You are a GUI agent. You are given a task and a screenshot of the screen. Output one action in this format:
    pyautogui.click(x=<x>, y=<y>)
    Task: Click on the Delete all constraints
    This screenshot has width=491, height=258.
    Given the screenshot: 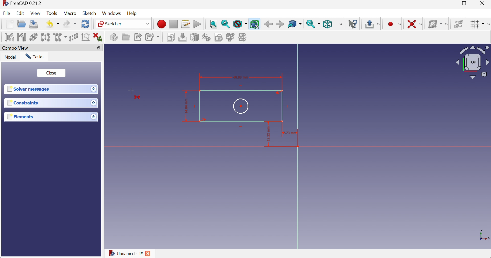 What is the action you would take?
    pyautogui.click(x=98, y=37)
    